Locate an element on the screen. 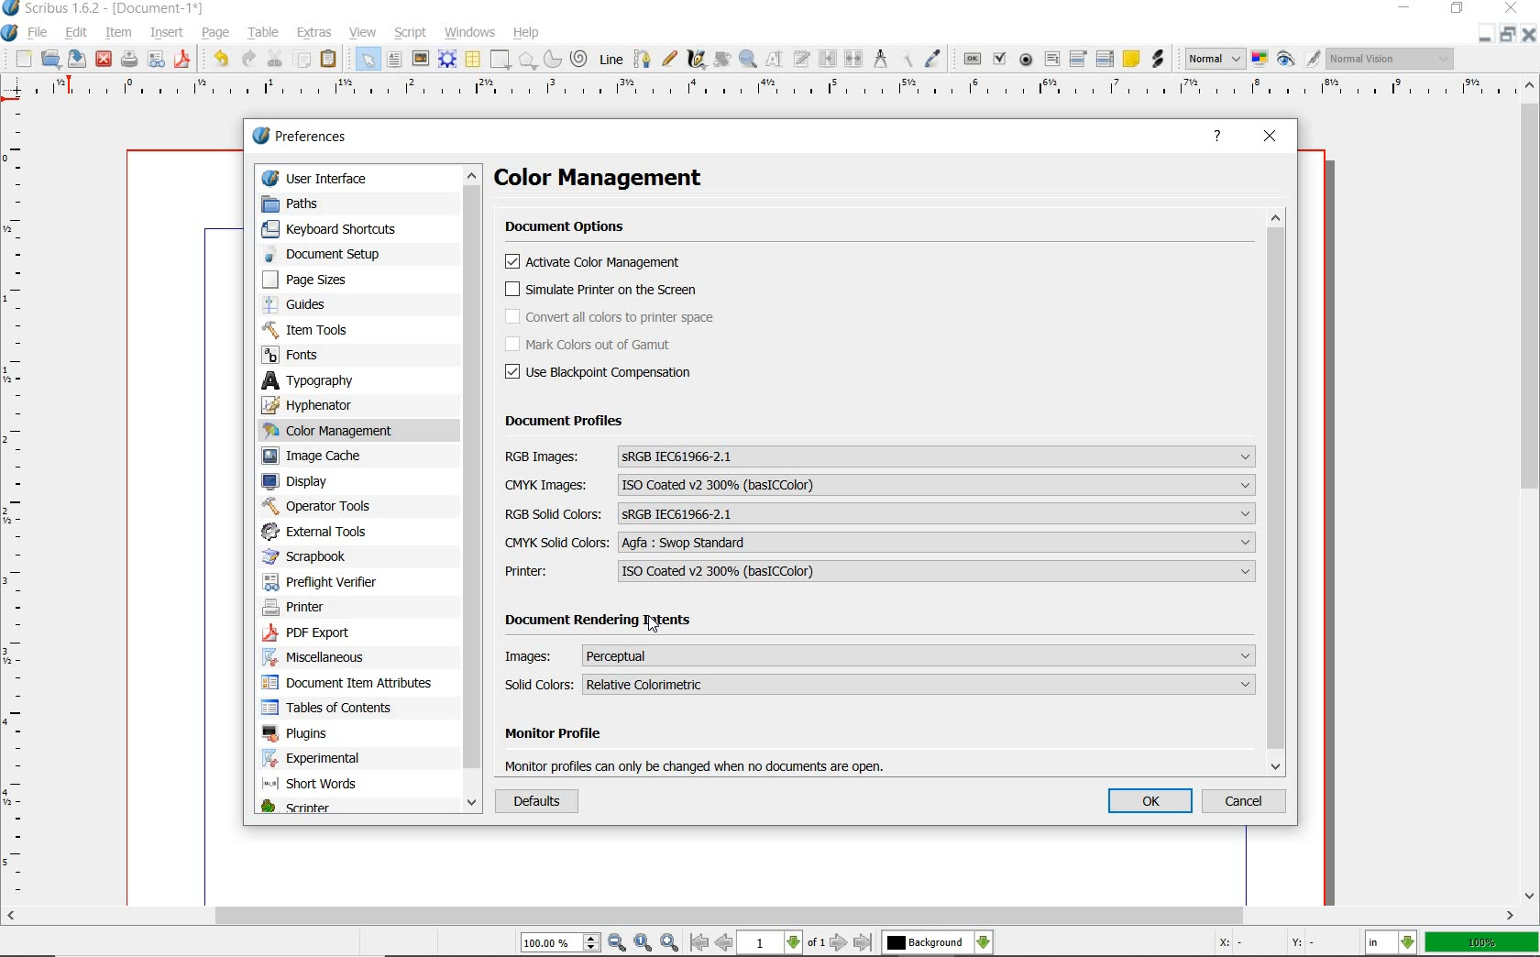  arc is located at coordinates (552, 59).